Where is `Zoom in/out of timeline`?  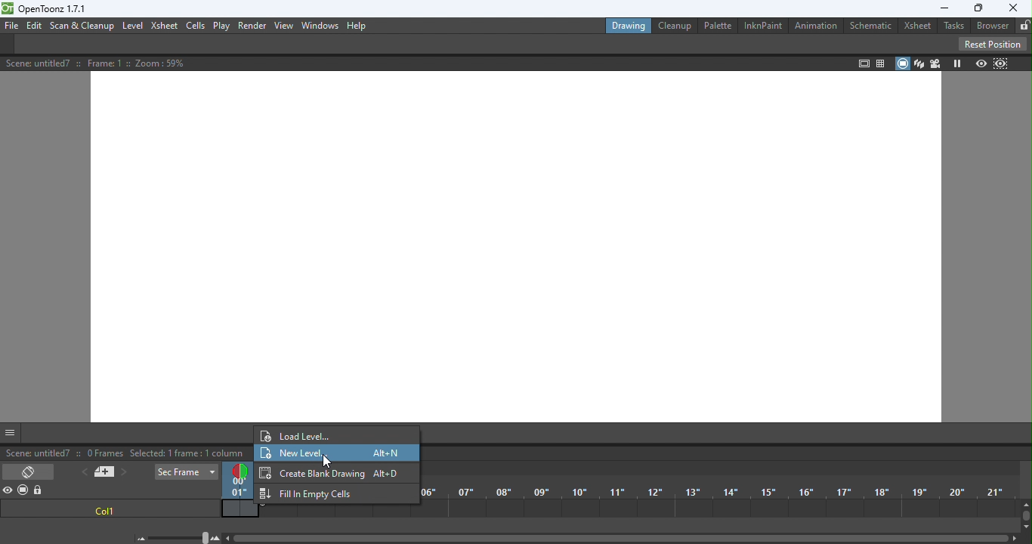 Zoom in/out of timeline is located at coordinates (178, 538).